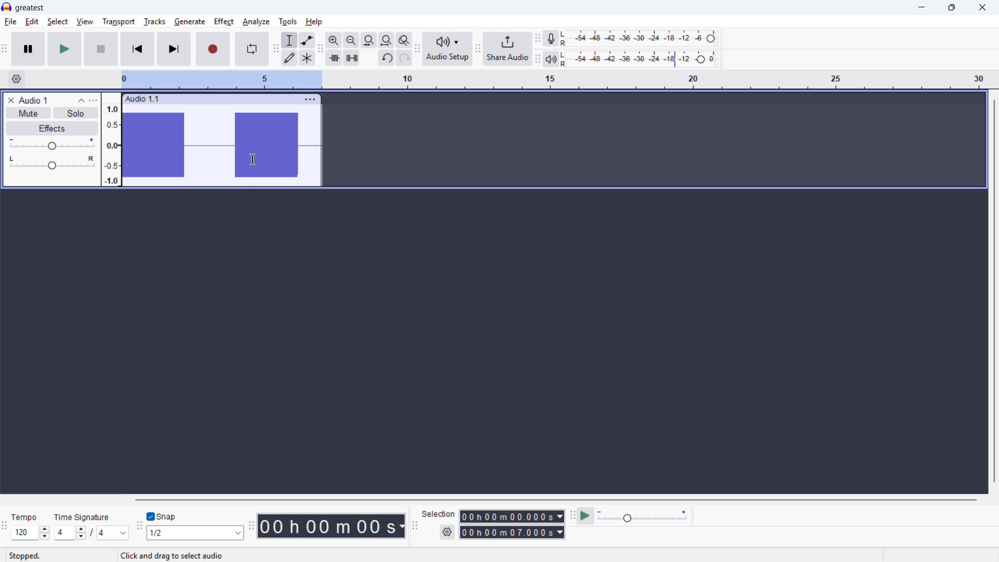 The height and width of the screenshot is (562, 999). What do you see at coordinates (5, 50) in the screenshot?
I see `transport toolbar` at bounding box center [5, 50].